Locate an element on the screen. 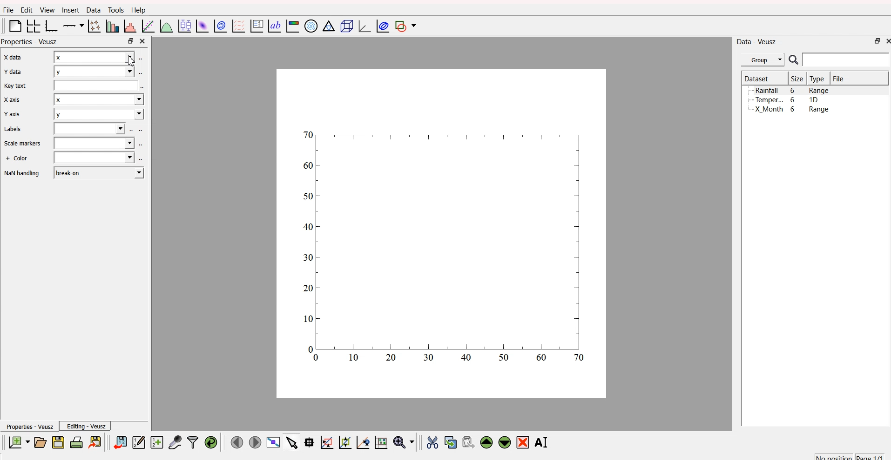 The height and width of the screenshot is (460, 891). text label is located at coordinates (273, 26).